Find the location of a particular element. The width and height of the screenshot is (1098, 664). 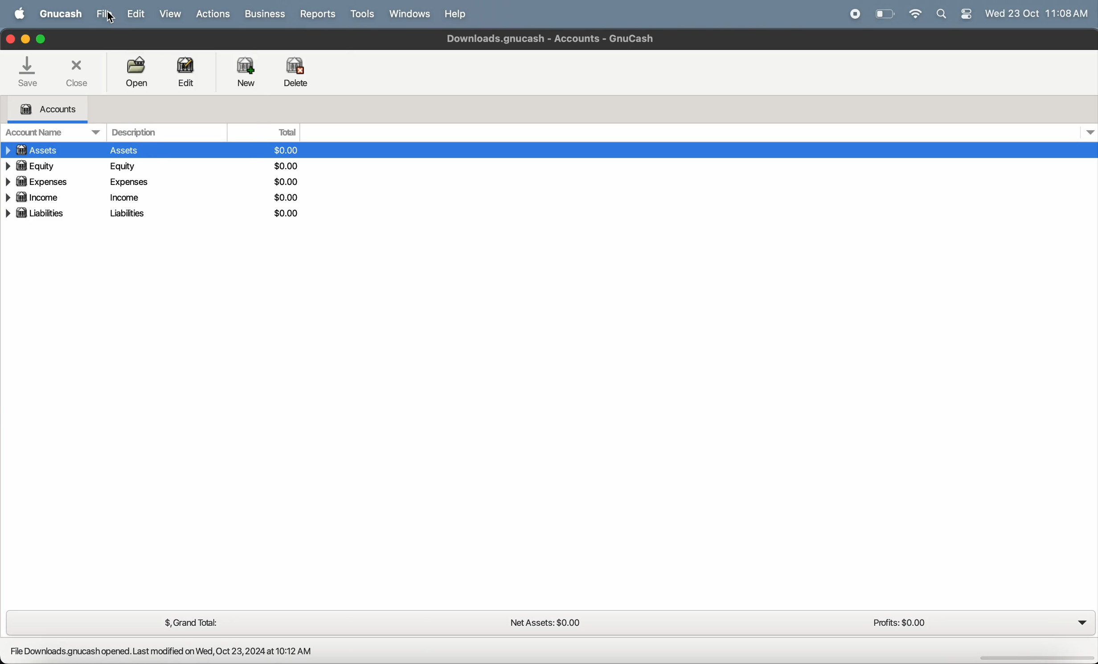

apple menu is located at coordinates (15, 14).